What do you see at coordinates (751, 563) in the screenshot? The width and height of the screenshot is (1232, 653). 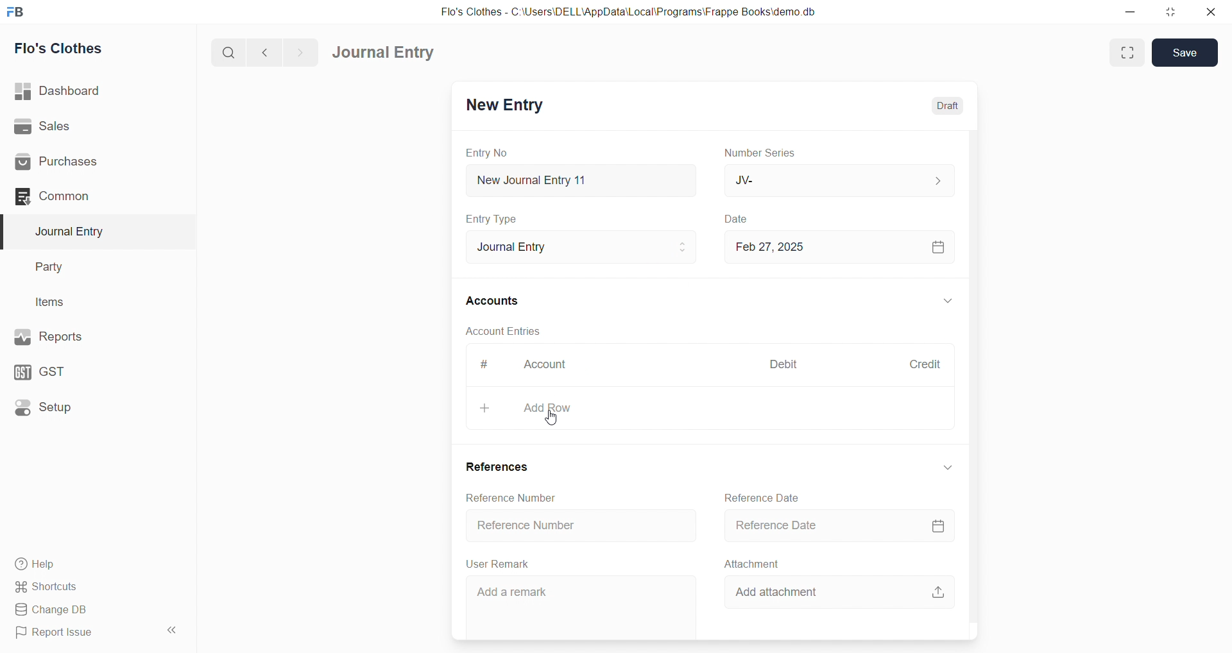 I see `Attachment` at bounding box center [751, 563].